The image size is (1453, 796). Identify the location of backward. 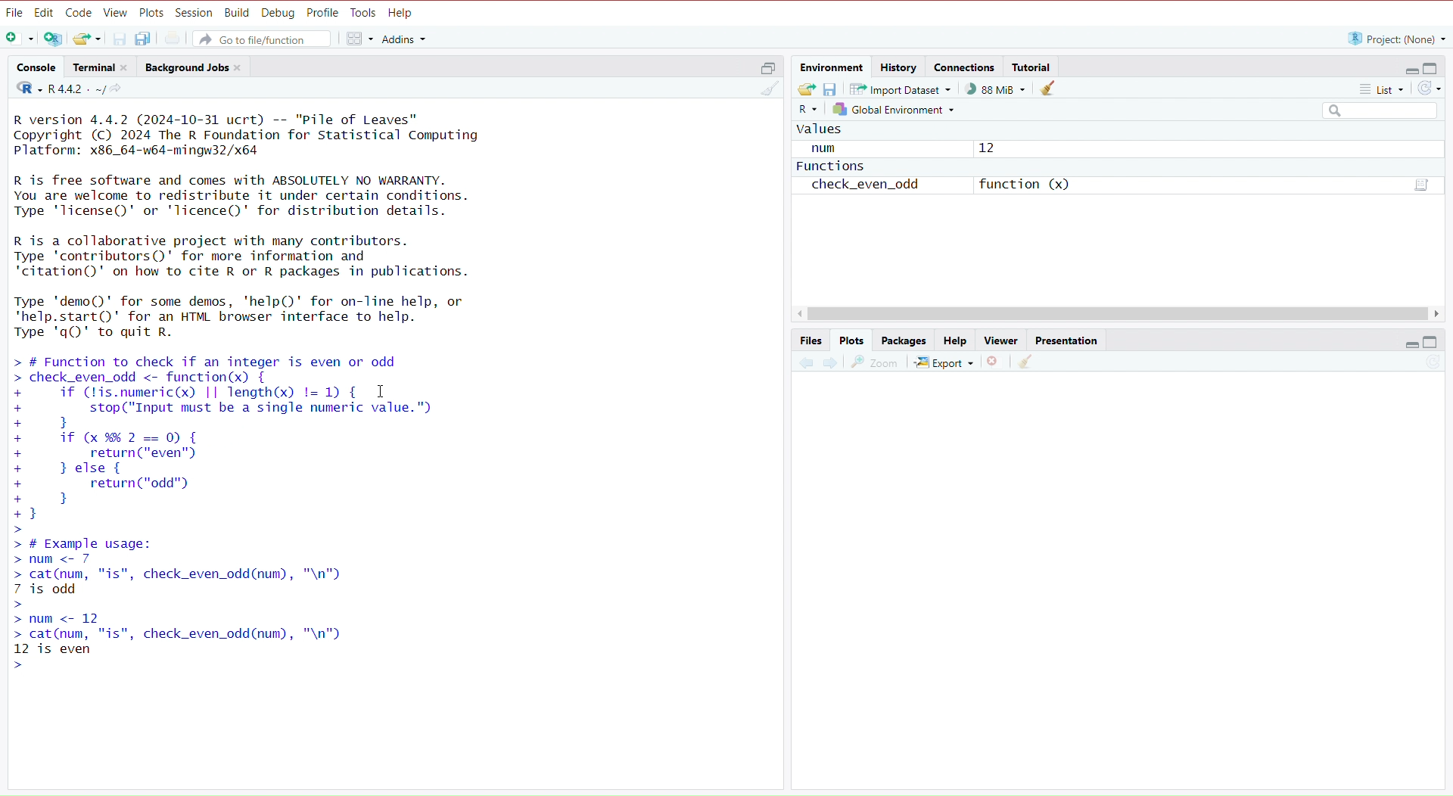
(805, 367).